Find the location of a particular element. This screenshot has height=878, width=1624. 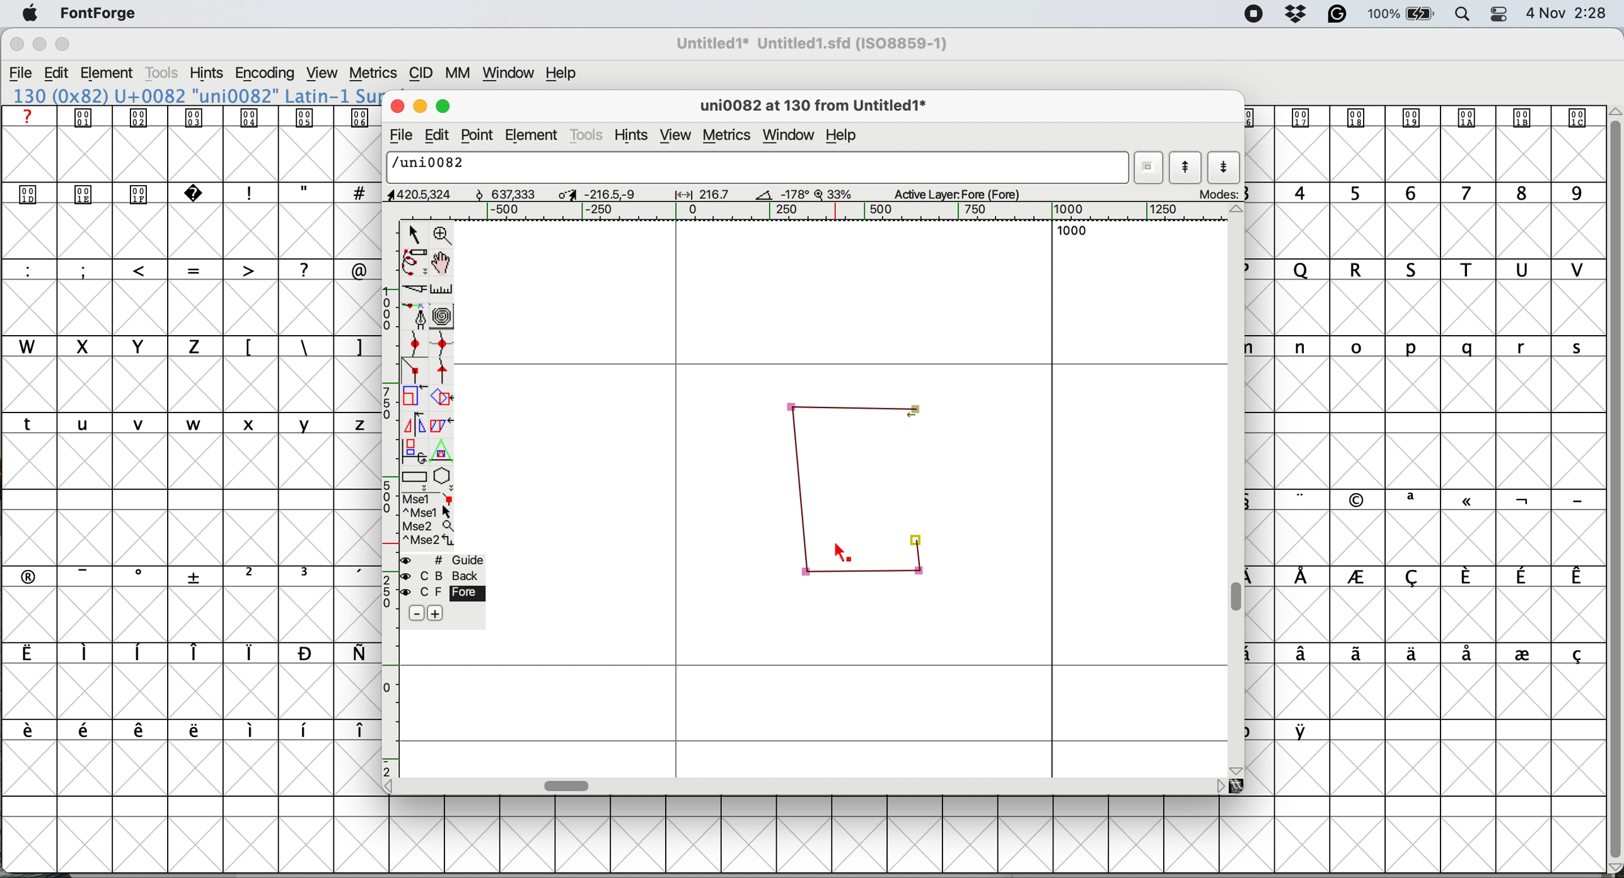

change whether spiro is active or not is located at coordinates (444, 316).